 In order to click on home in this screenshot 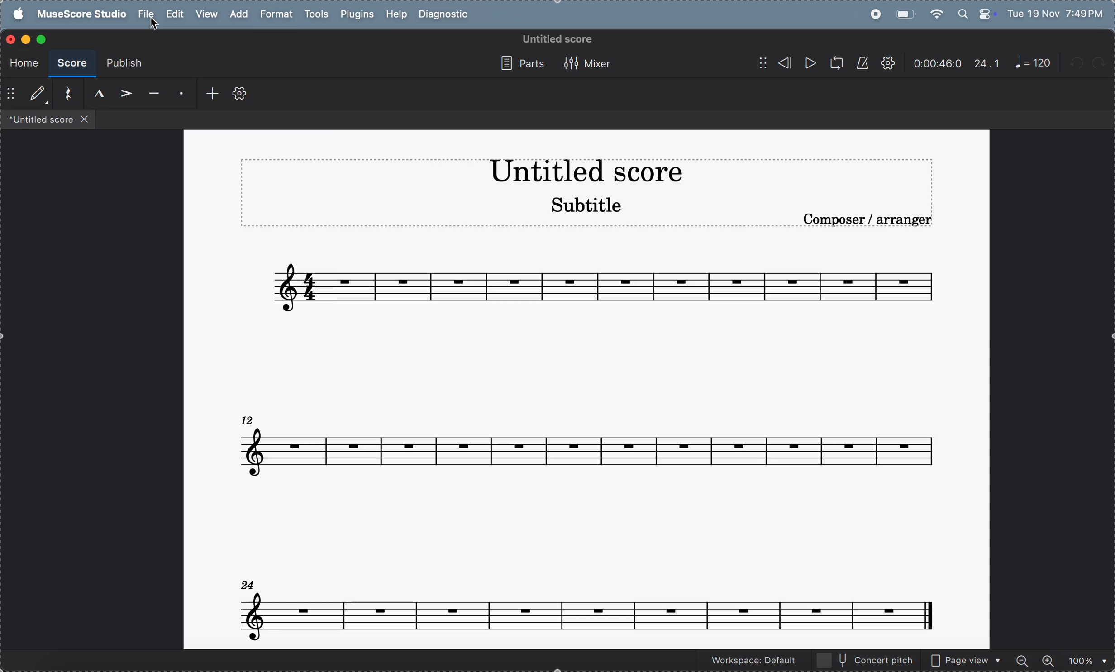, I will do `click(21, 61)`.